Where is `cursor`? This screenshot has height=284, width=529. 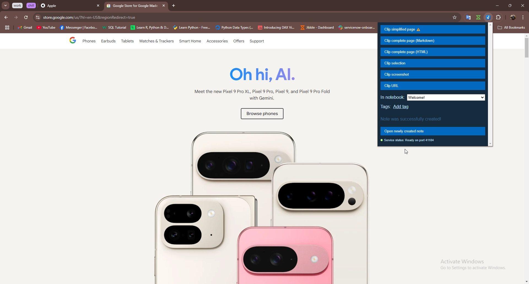
cursor is located at coordinates (406, 153).